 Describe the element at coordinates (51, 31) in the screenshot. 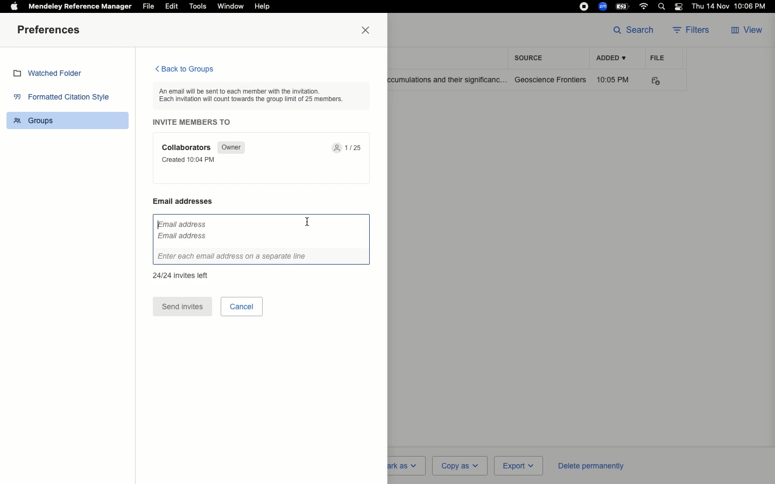

I see `Preferences` at that location.